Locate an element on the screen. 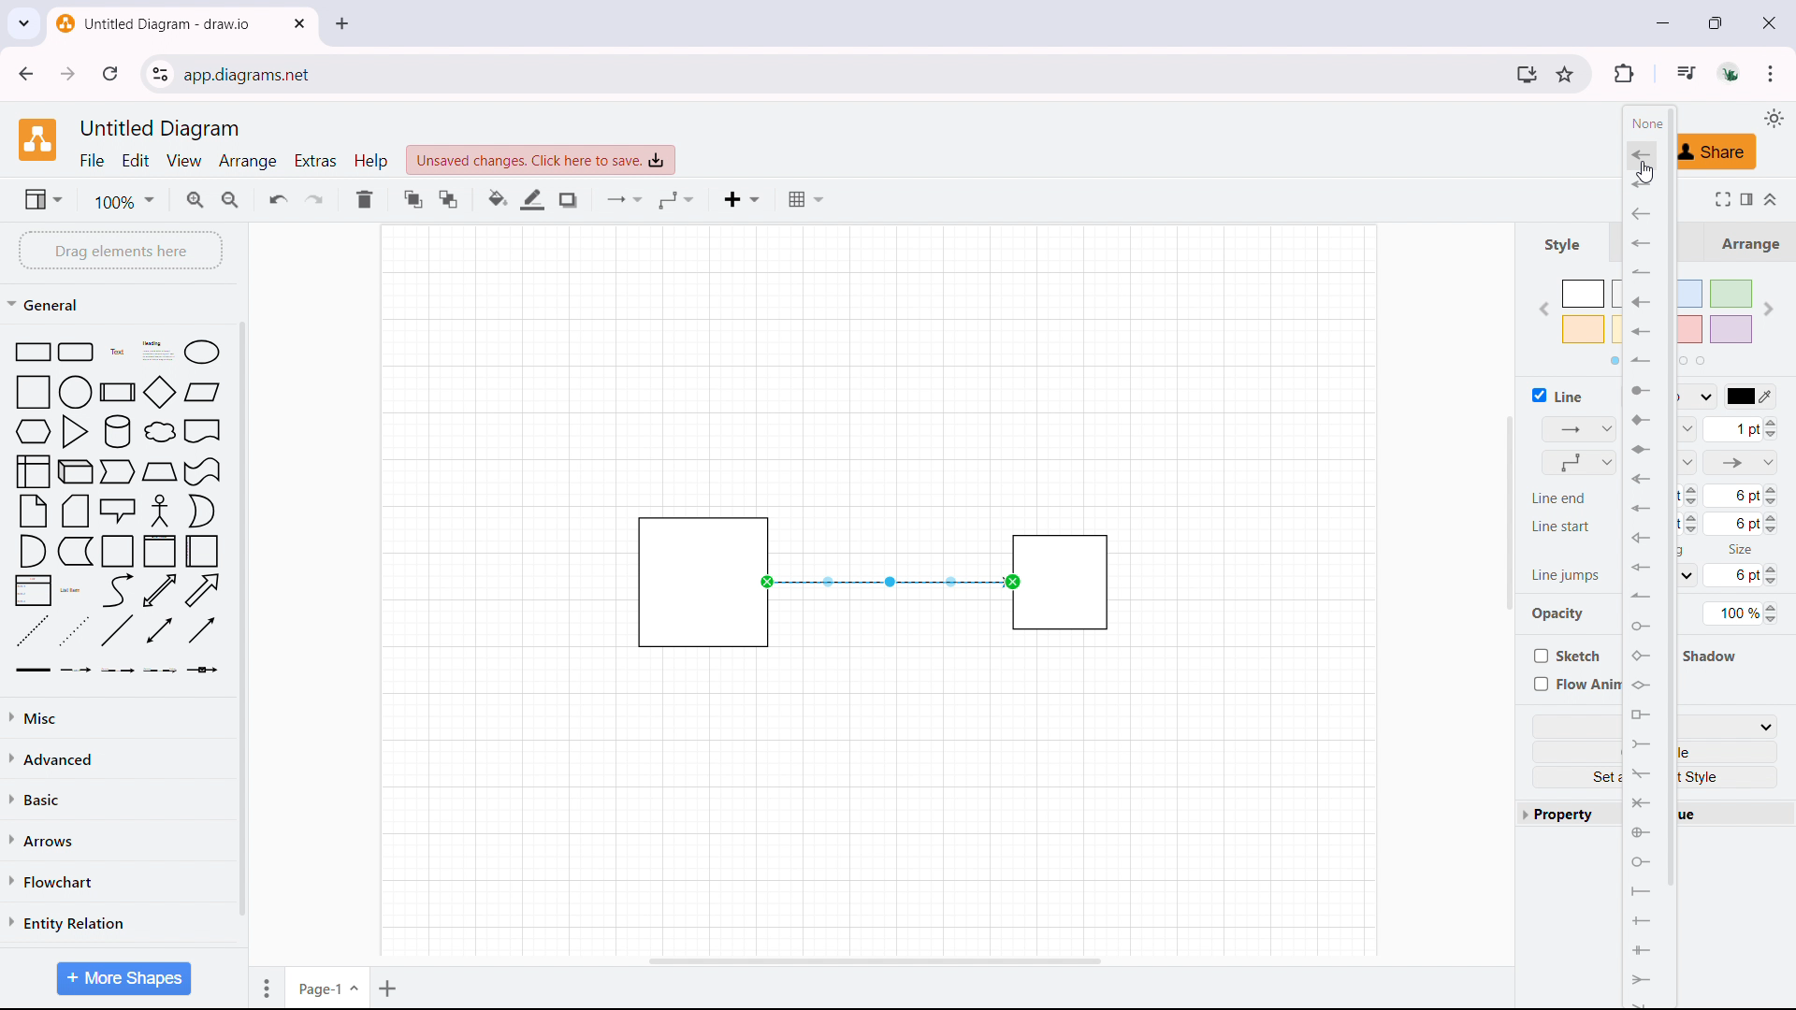 This screenshot has height=1010, width=1796. shadow is located at coordinates (568, 199).